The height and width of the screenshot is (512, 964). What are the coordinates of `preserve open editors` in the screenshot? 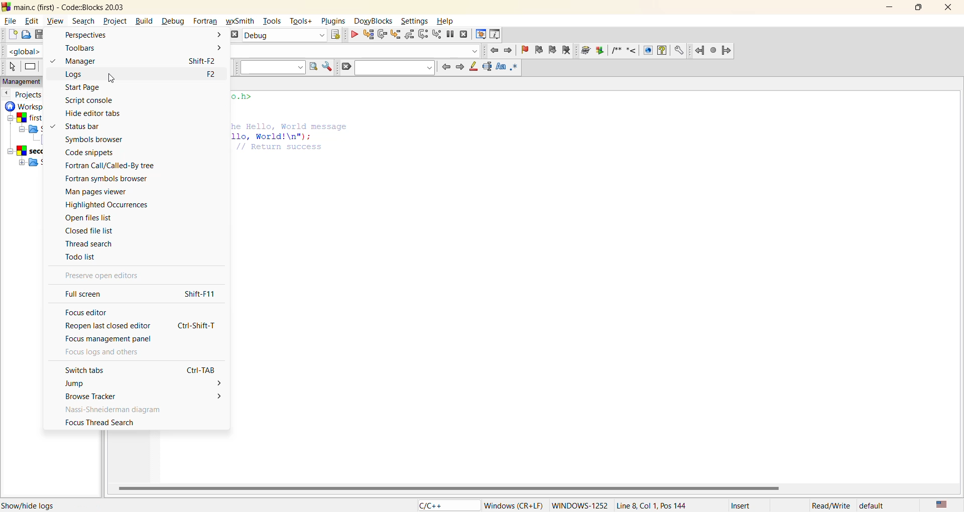 It's located at (103, 278).